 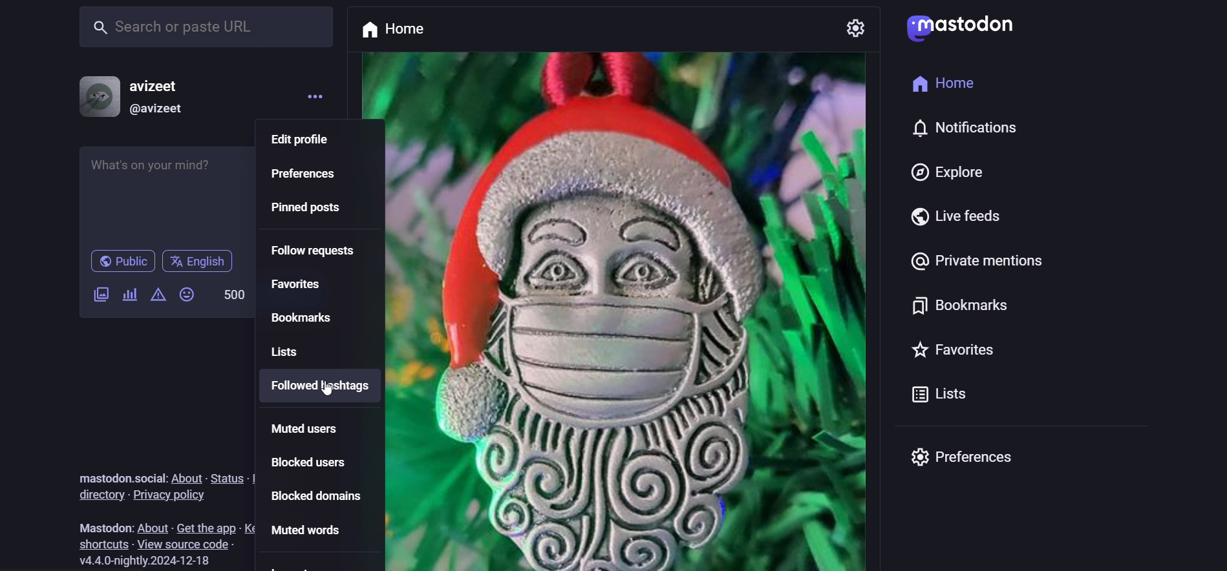 What do you see at coordinates (186, 476) in the screenshot?
I see `about` at bounding box center [186, 476].